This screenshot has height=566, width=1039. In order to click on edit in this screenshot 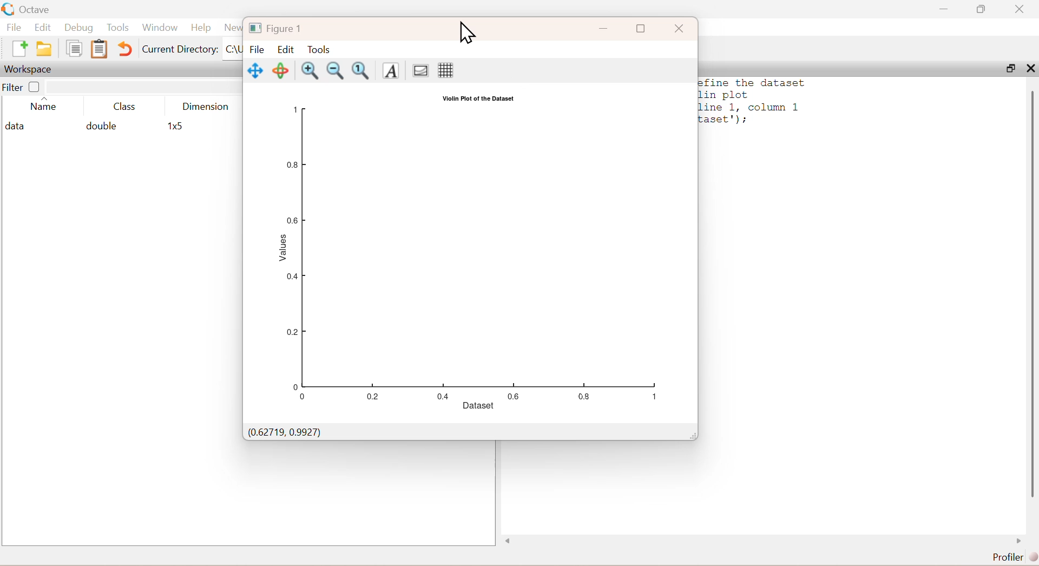, I will do `click(286, 49)`.